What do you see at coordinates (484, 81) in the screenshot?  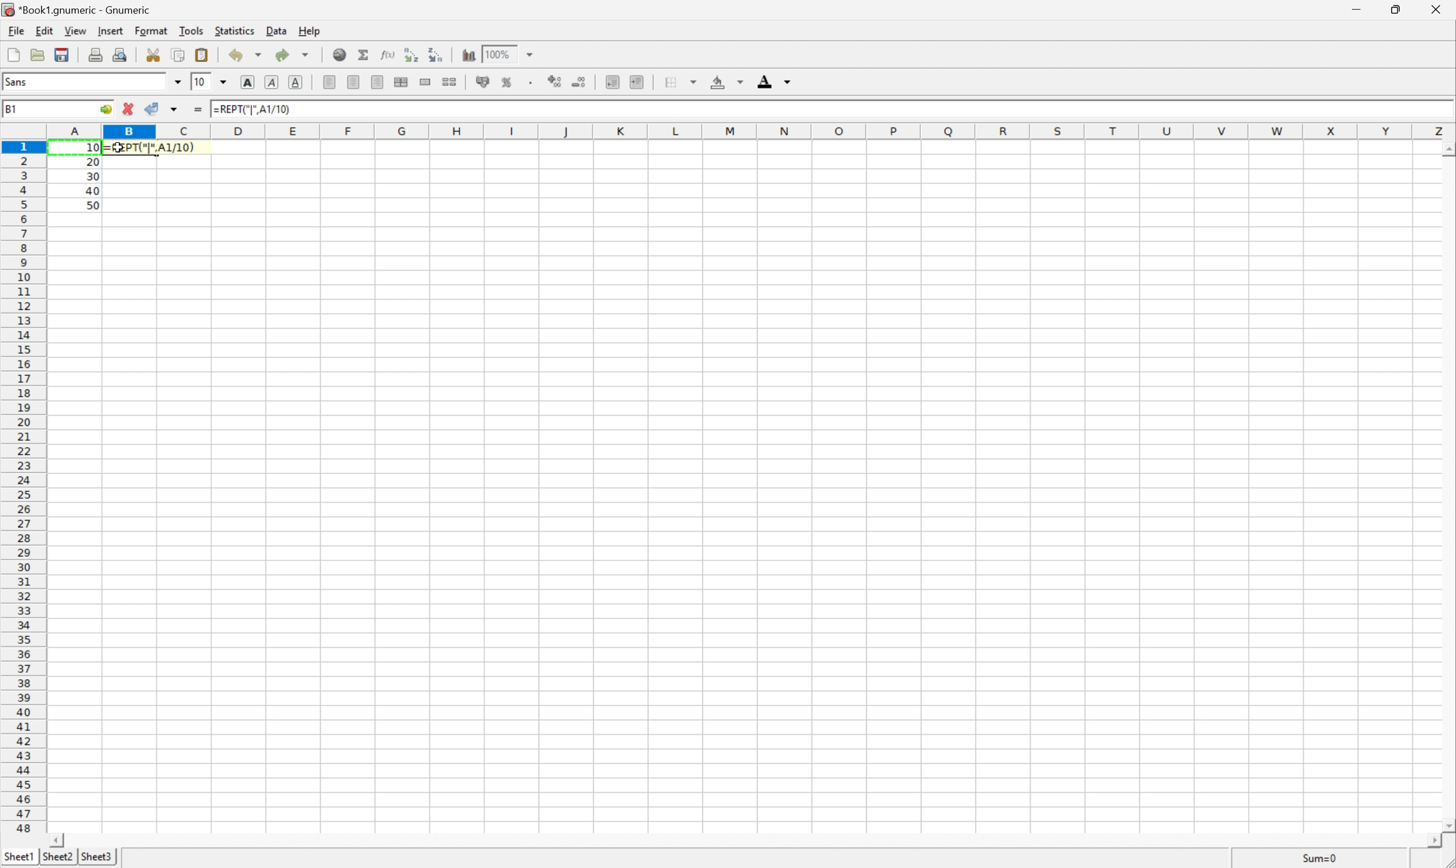 I see `Format selection as accounting` at bounding box center [484, 81].